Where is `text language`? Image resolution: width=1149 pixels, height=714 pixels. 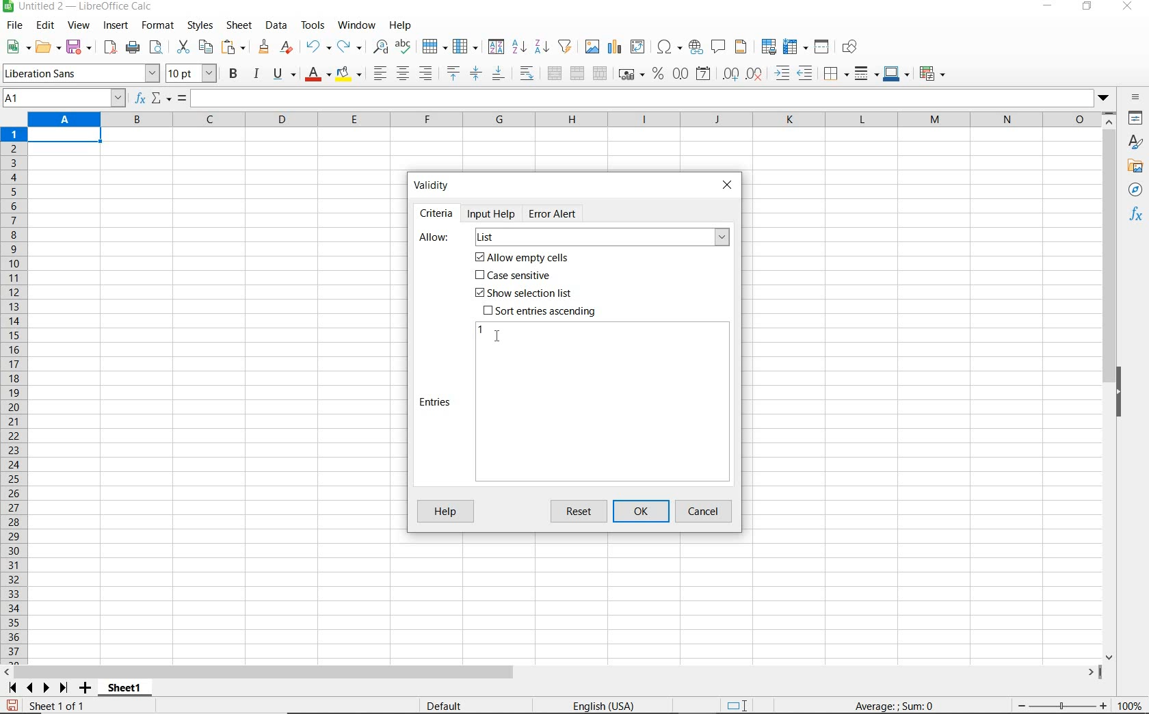
text language is located at coordinates (602, 707).